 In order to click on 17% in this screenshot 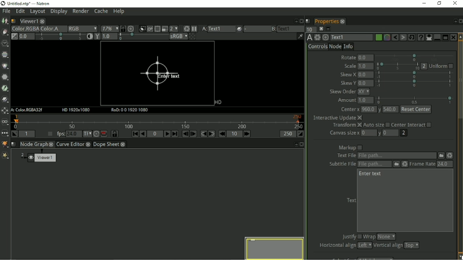, I will do `click(109, 28)`.